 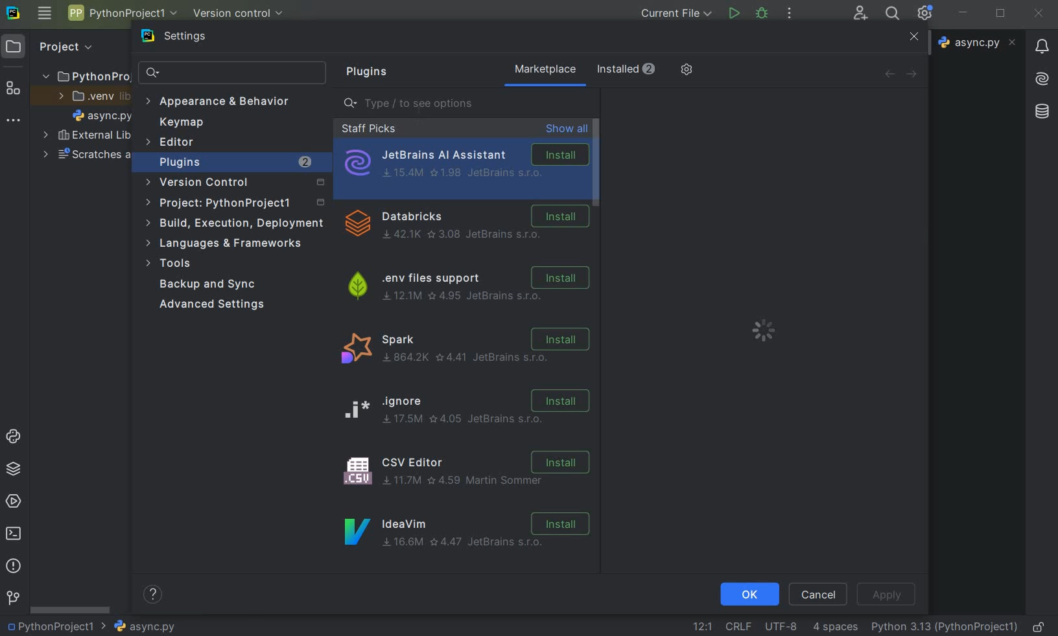 I want to click on services, so click(x=13, y=501).